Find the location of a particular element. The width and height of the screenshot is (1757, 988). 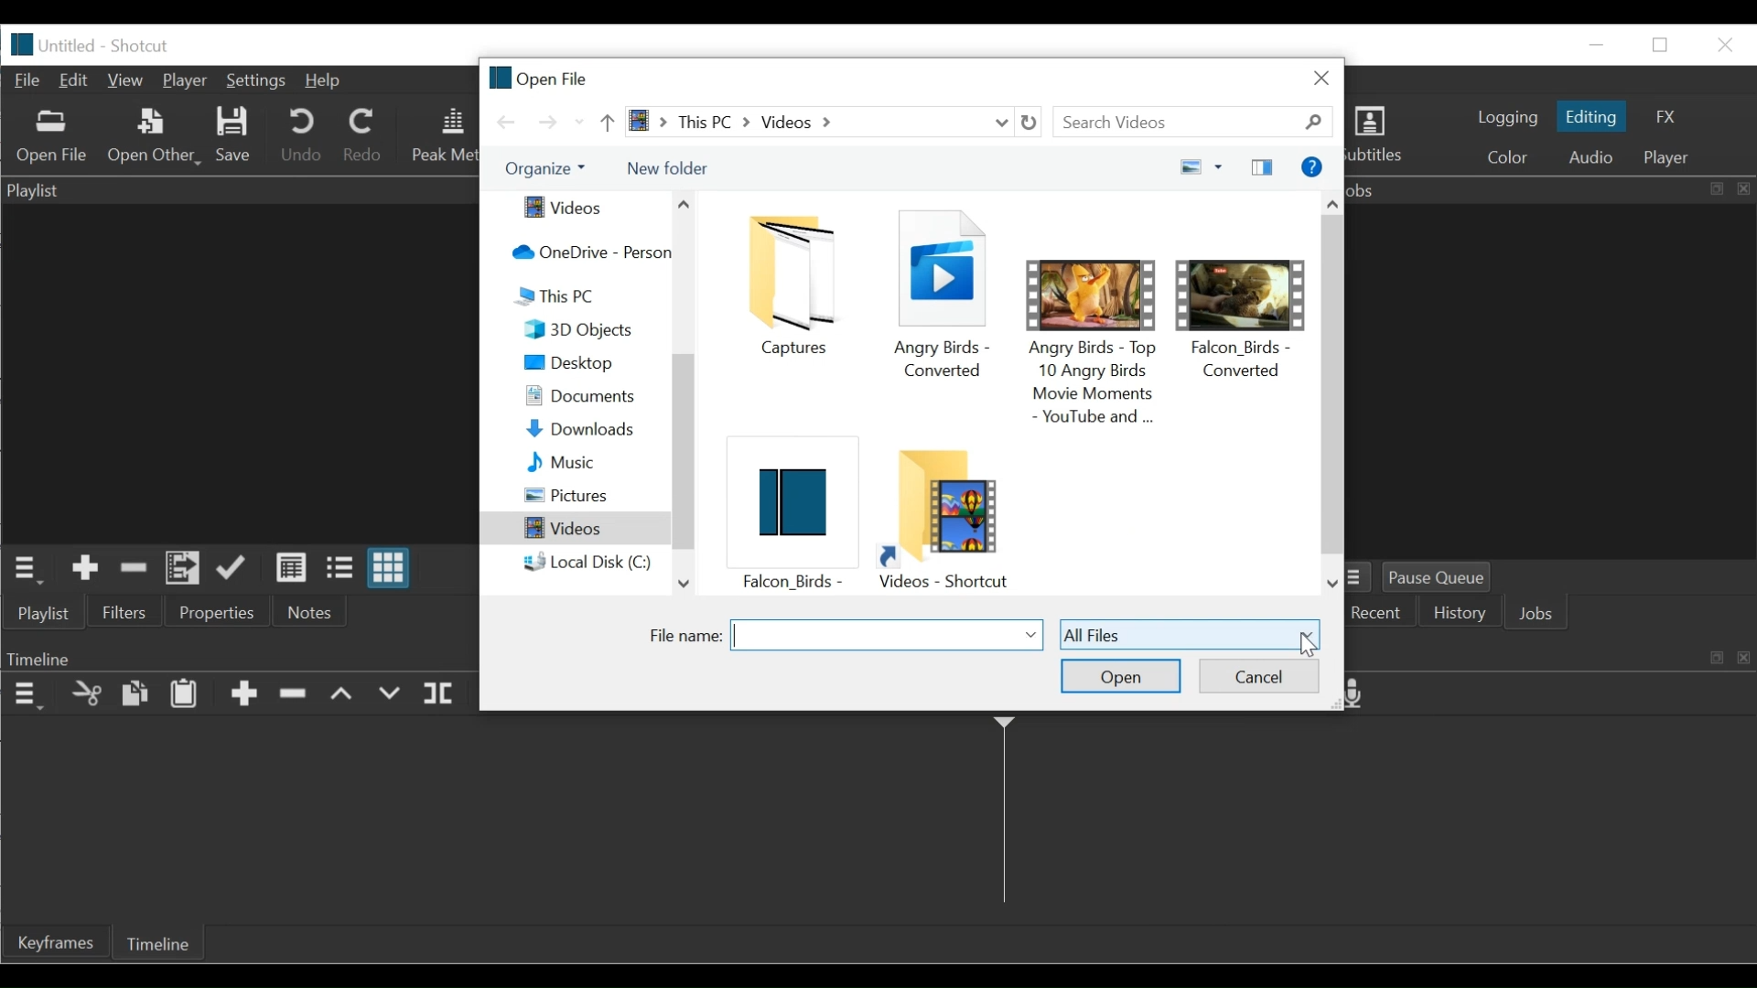

Timeline is located at coordinates (157, 942).